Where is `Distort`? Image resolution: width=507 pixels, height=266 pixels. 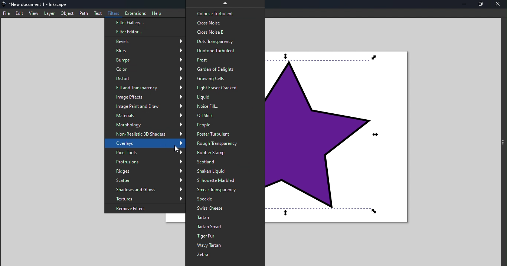 Distort is located at coordinates (146, 79).